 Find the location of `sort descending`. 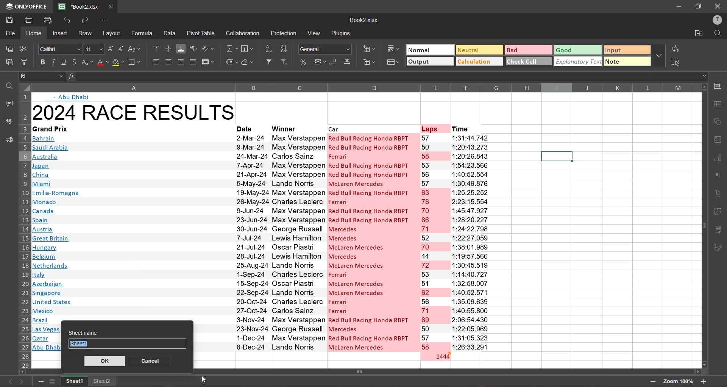

sort descending is located at coordinates (286, 48).